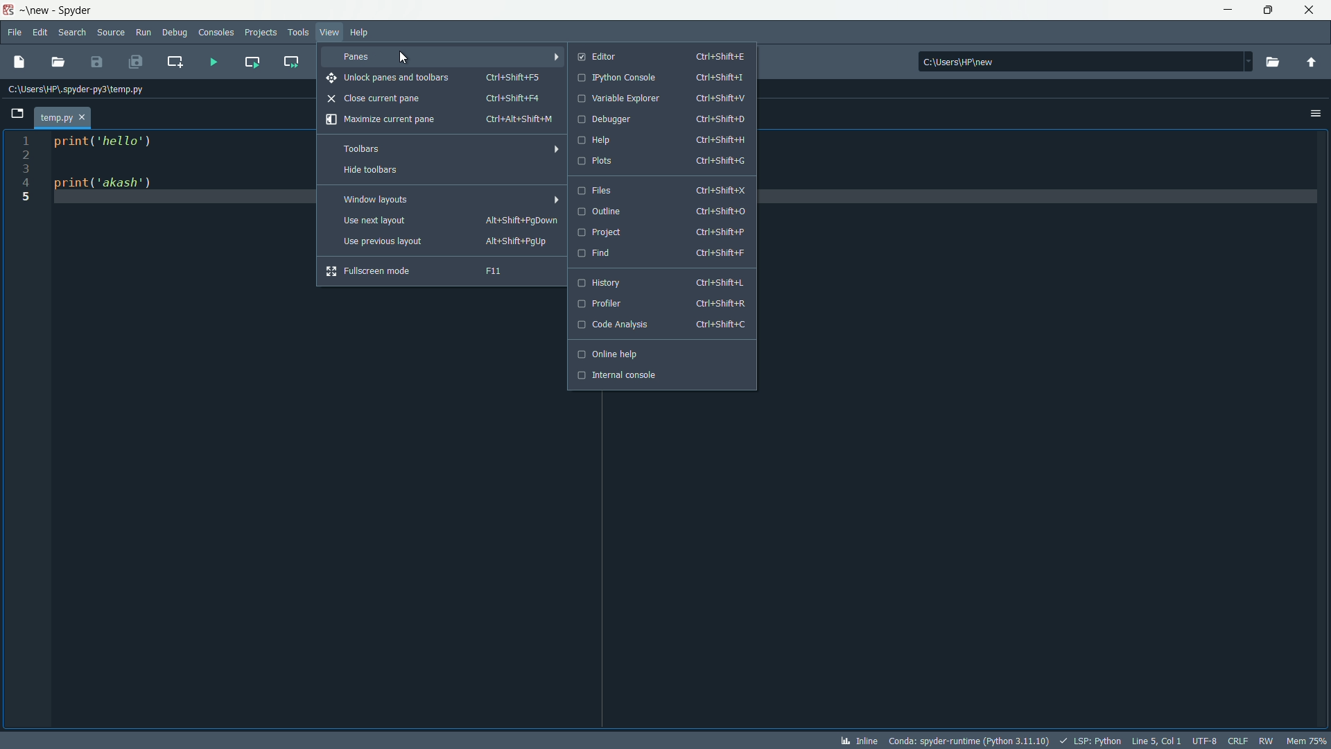 Image resolution: width=1331 pixels, height=749 pixels. Describe the element at coordinates (663, 55) in the screenshot. I see `editor` at that location.